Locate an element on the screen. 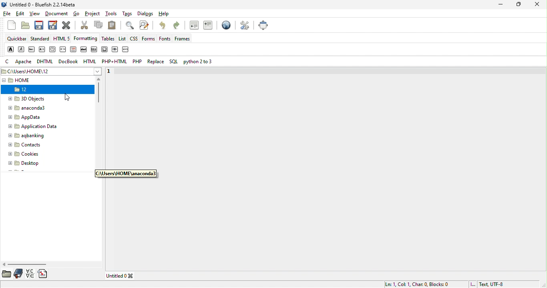  html5 is located at coordinates (62, 39).